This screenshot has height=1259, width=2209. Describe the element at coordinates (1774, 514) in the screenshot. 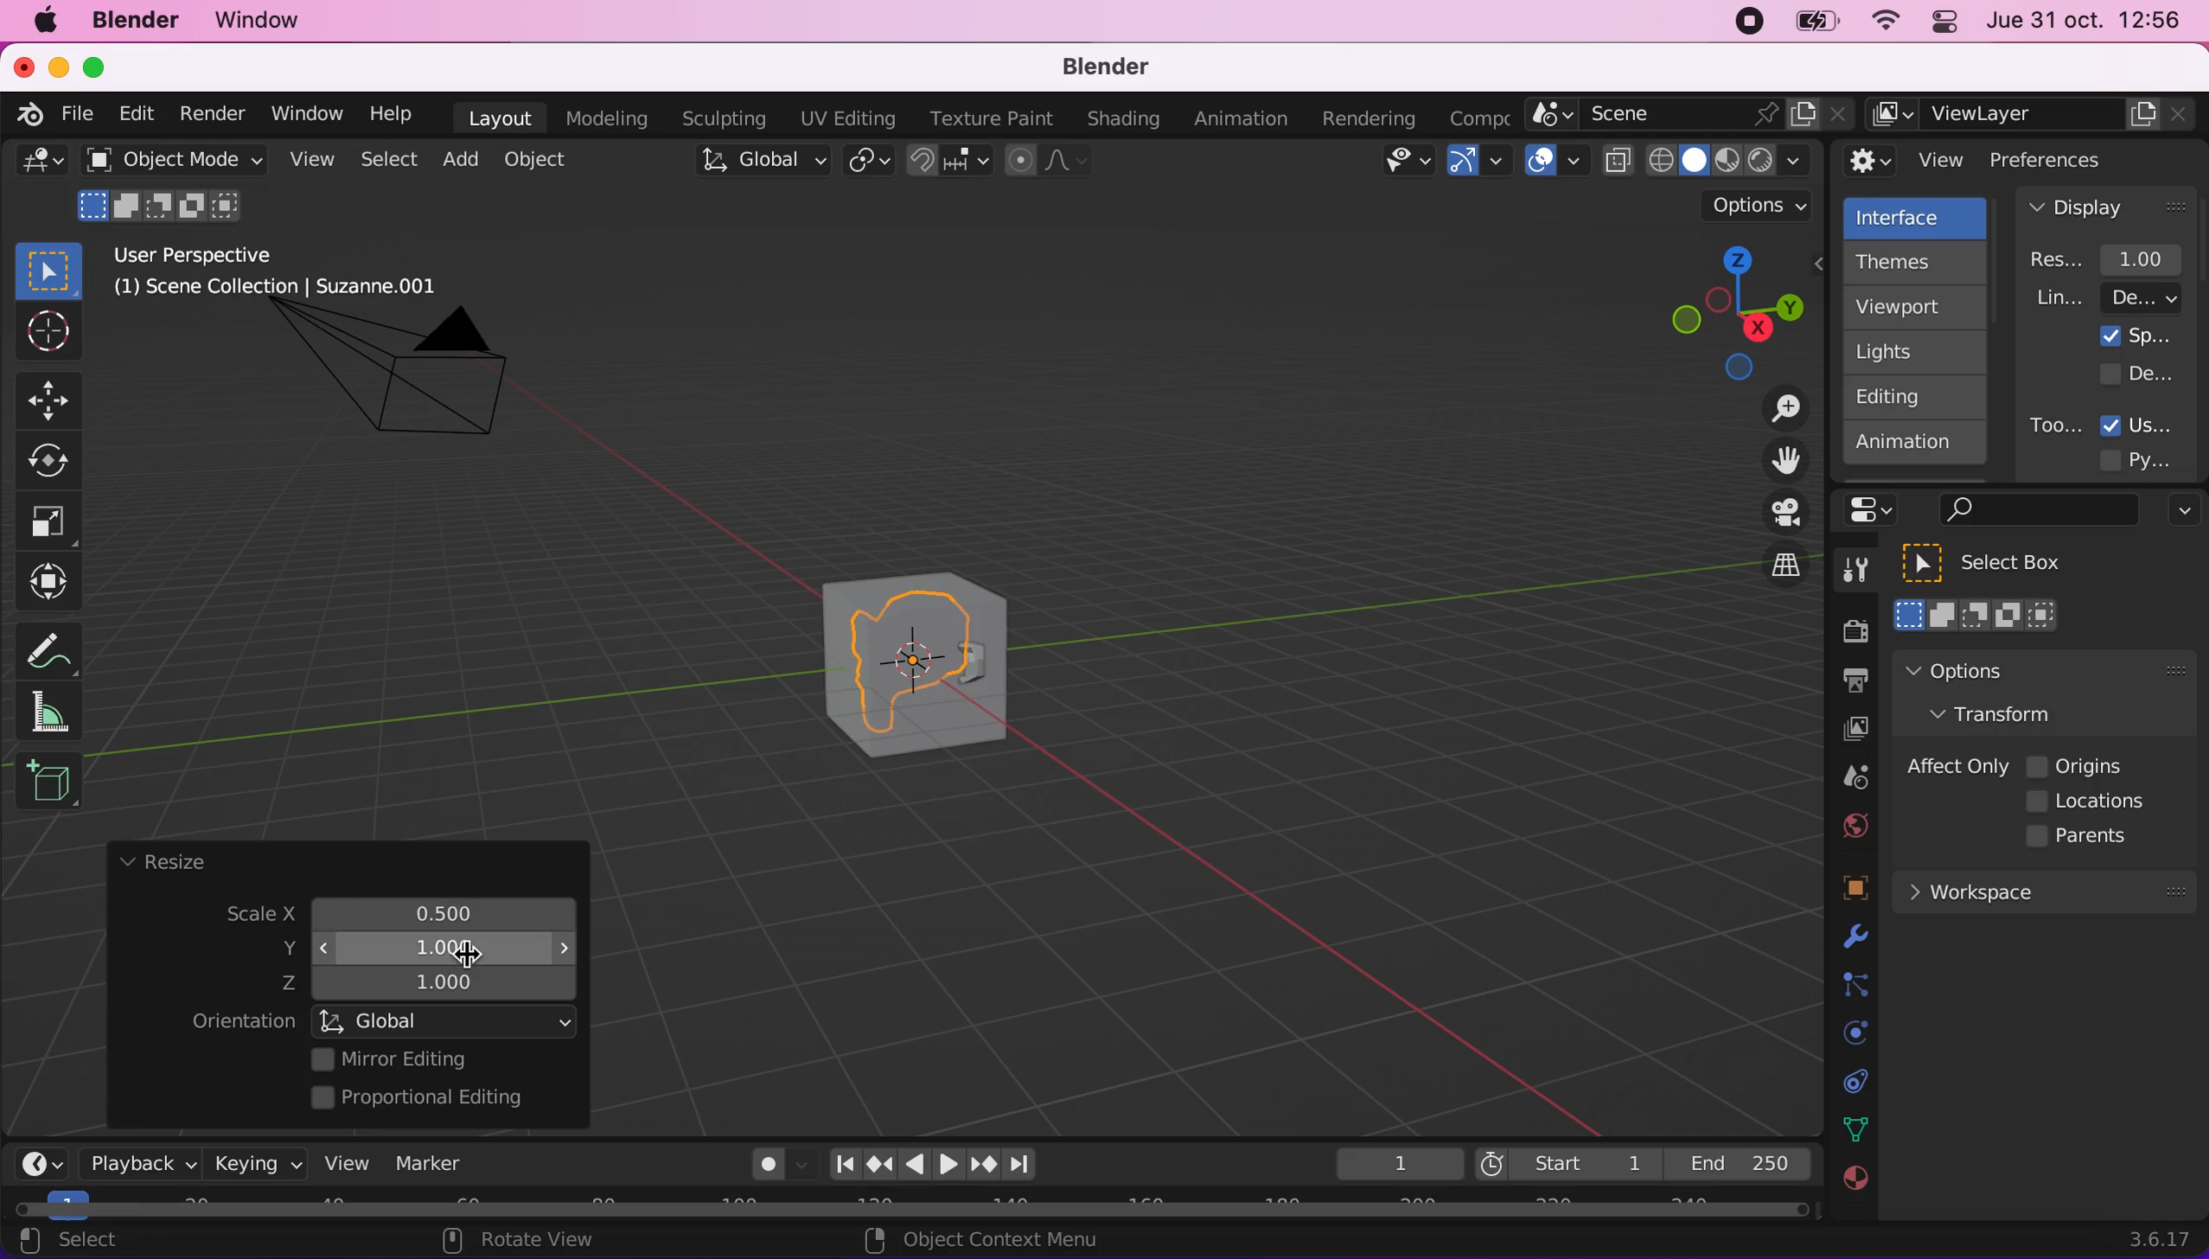

I see `toggle the camera view` at that location.